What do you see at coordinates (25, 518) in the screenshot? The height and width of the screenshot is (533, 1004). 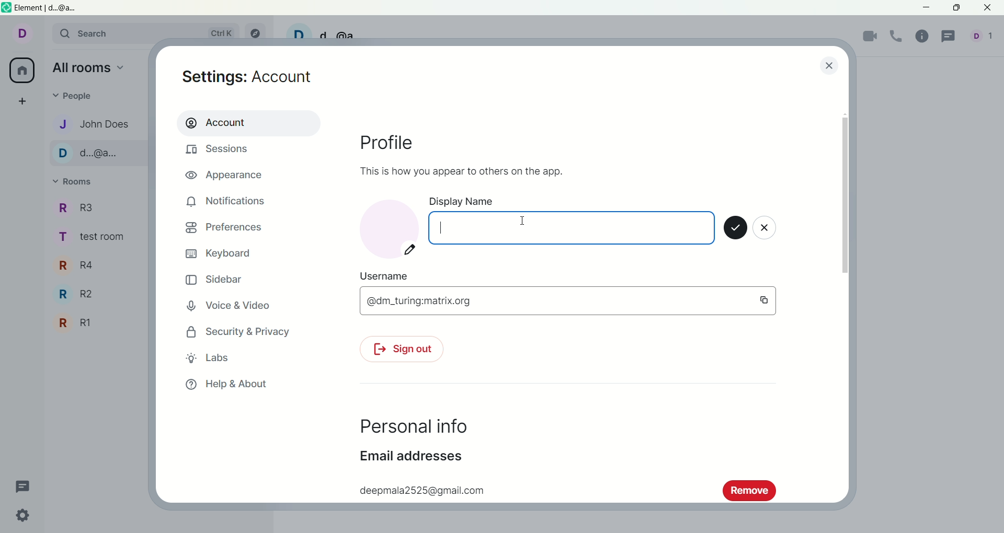 I see `quick settings` at bounding box center [25, 518].